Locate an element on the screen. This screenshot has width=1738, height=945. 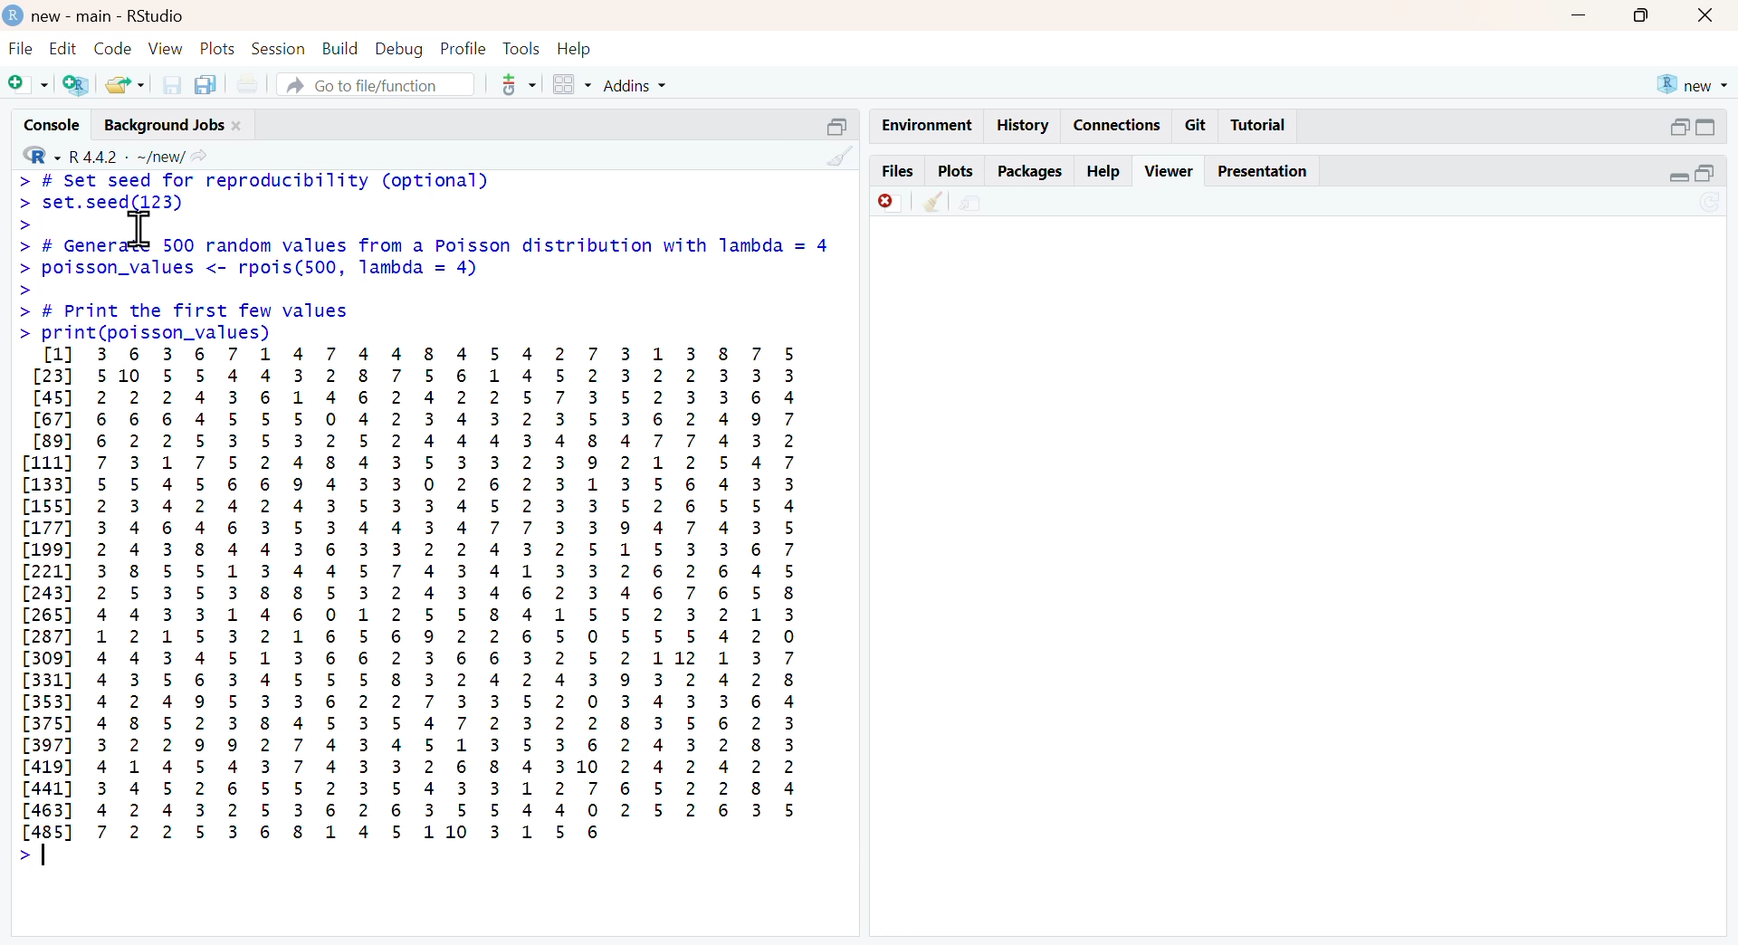
enviornment is located at coordinates (928, 126).